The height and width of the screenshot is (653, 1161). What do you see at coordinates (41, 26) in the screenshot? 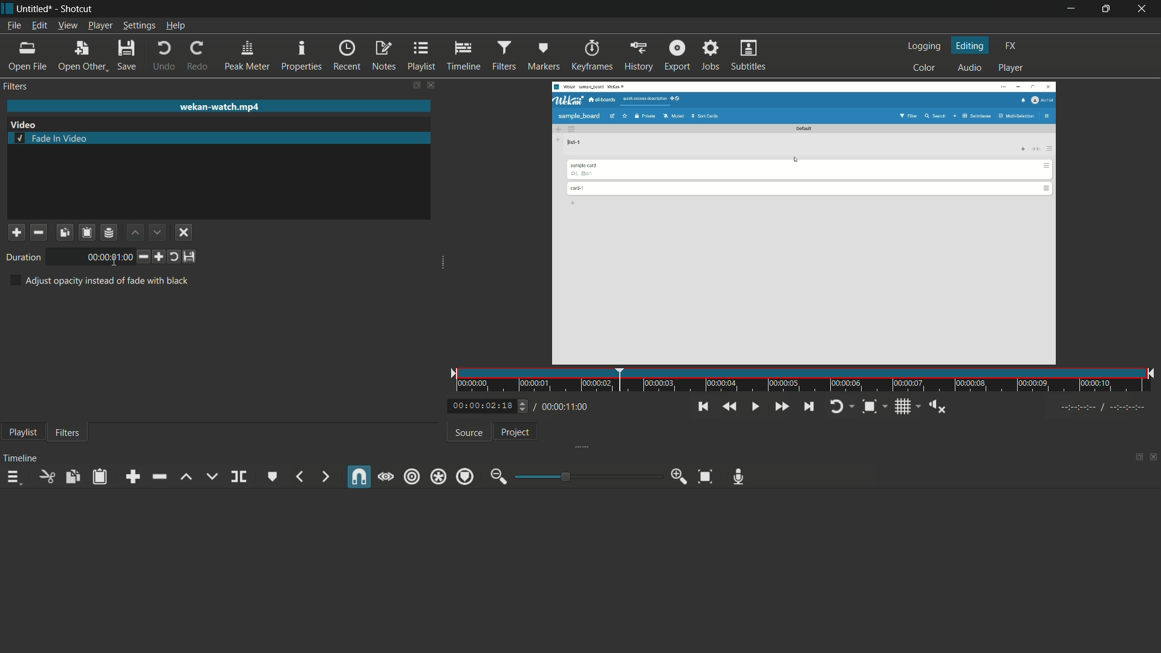
I see `edit menu` at bounding box center [41, 26].